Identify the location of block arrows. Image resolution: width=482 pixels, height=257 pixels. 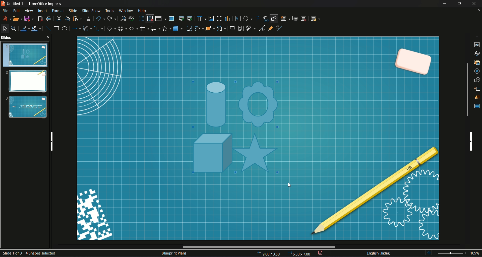
(133, 29).